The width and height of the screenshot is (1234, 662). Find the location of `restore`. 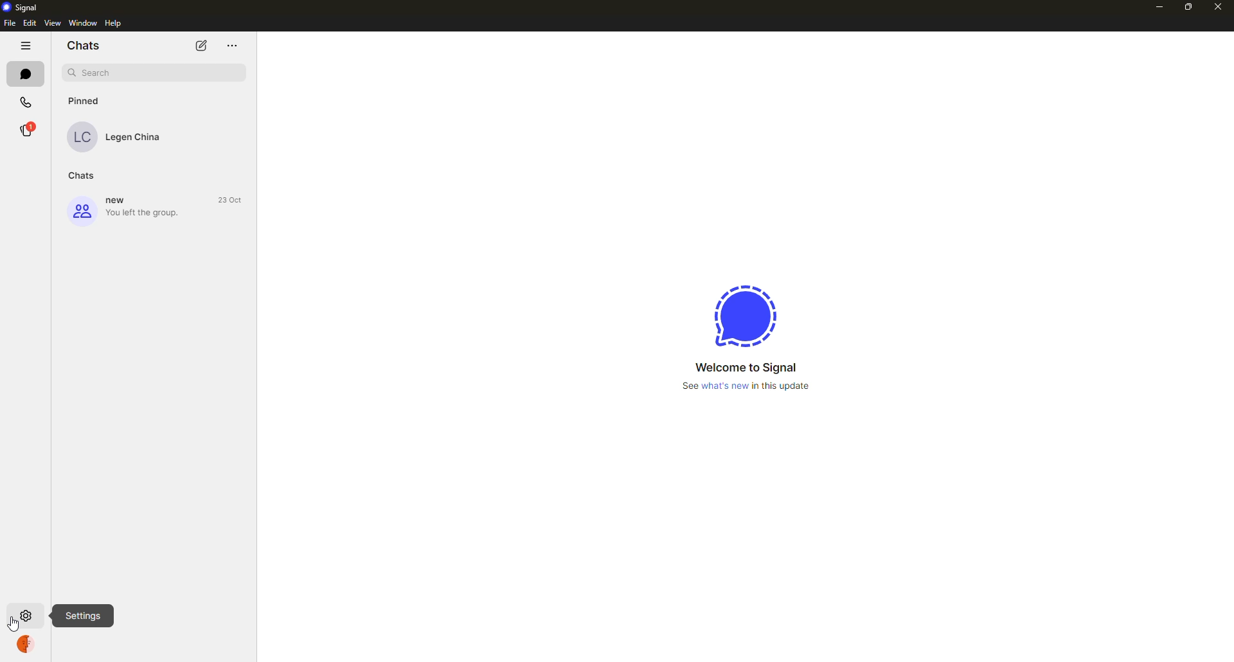

restore is located at coordinates (1187, 7).